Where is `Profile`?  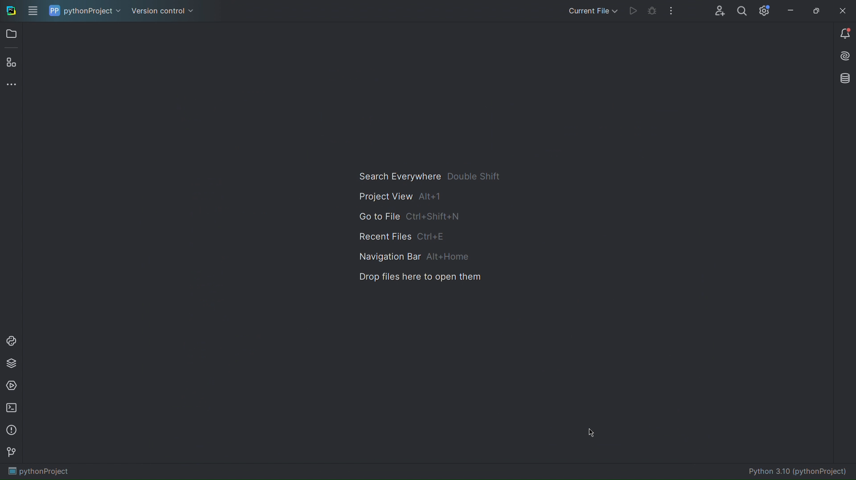 Profile is located at coordinates (742, 11).